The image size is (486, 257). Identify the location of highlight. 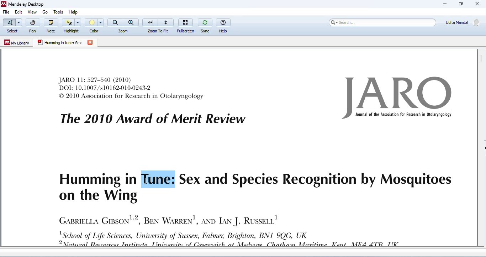
(72, 25).